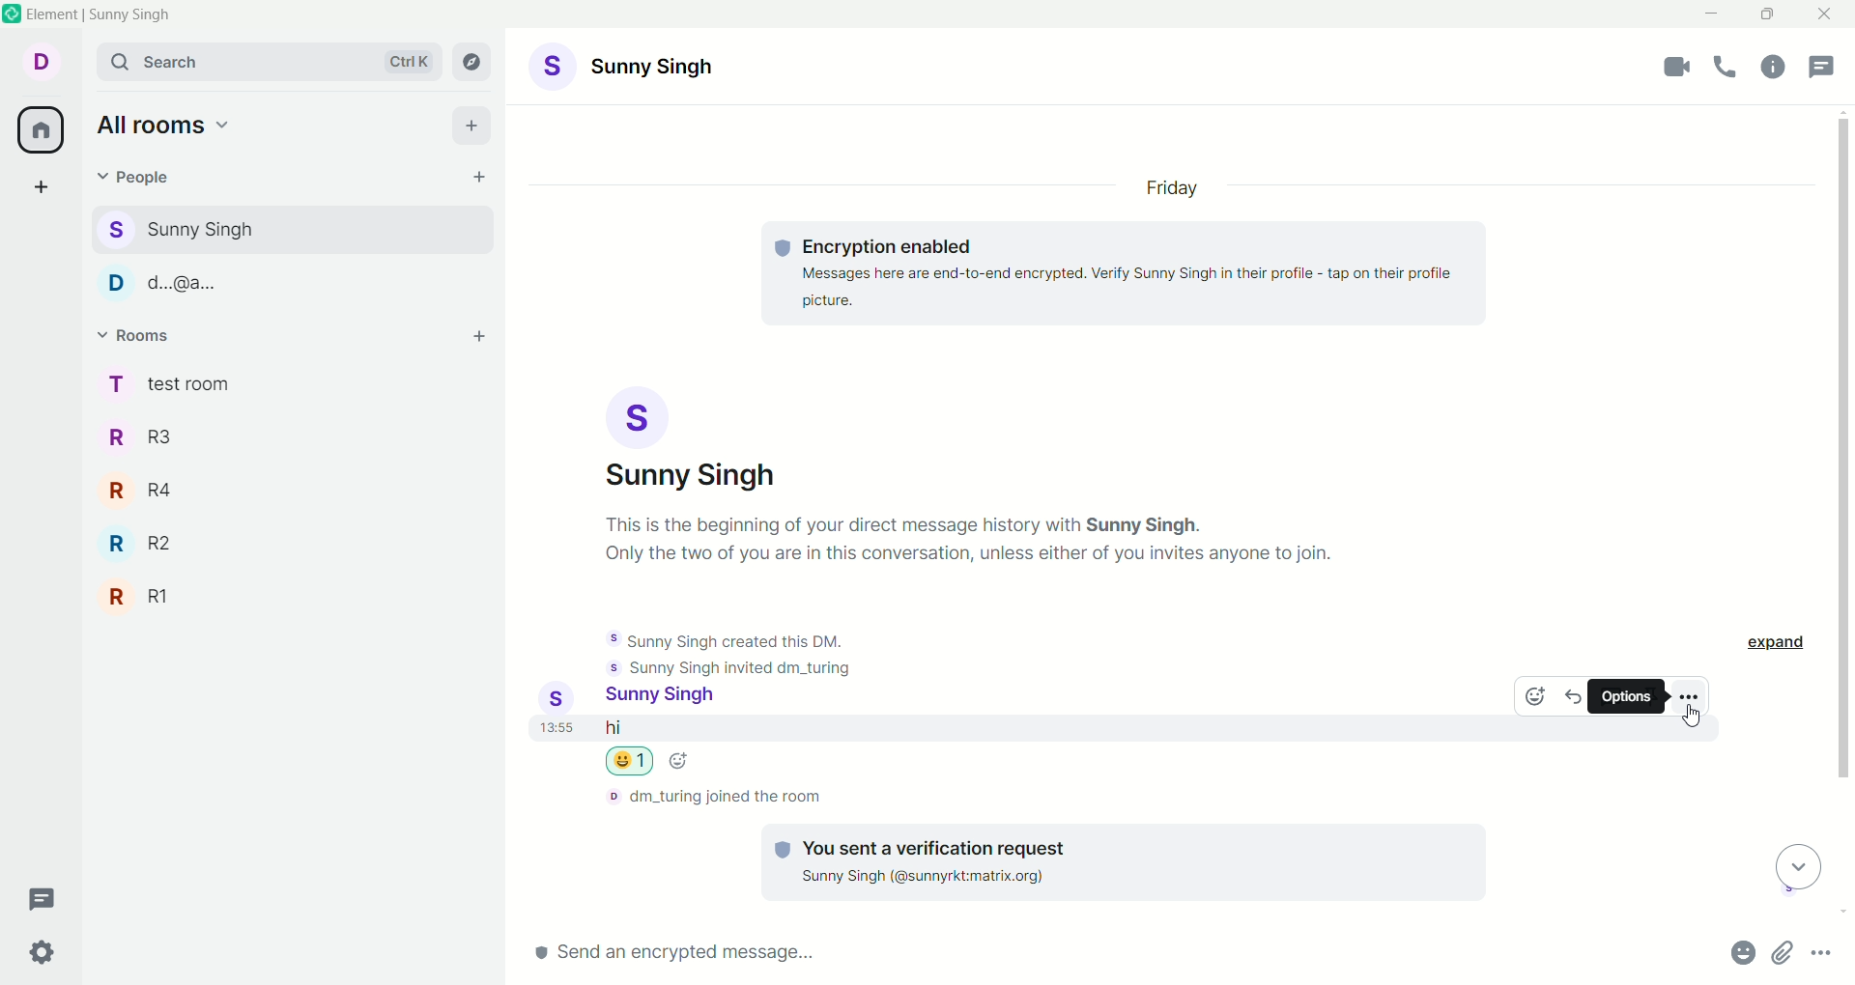 The width and height of the screenshot is (1855, 985). Describe the element at coordinates (151, 546) in the screenshot. I see `R2` at that location.